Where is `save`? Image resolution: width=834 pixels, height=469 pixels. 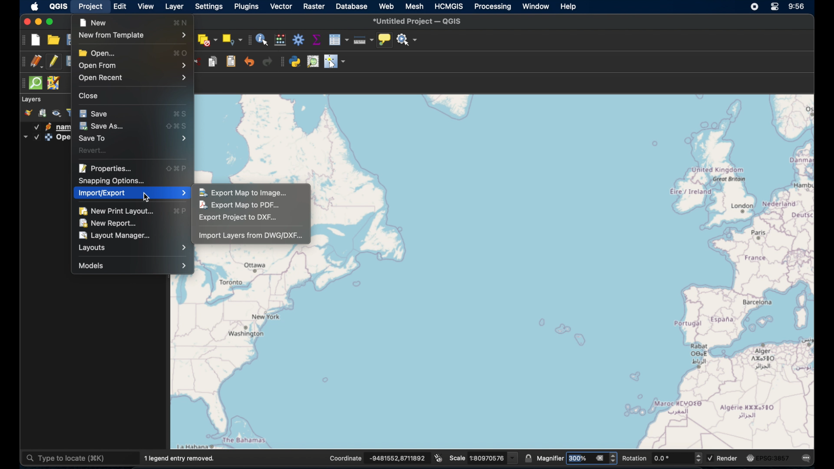 save is located at coordinates (94, 113).